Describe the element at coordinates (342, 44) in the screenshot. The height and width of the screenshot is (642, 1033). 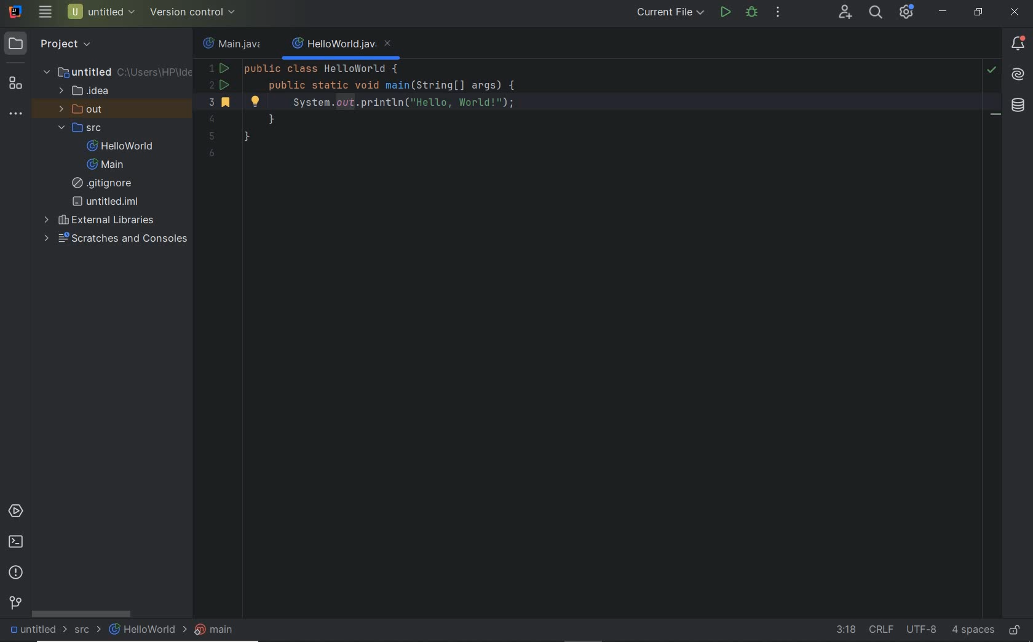
I see `HelloWorld.java(file name)` at that location.